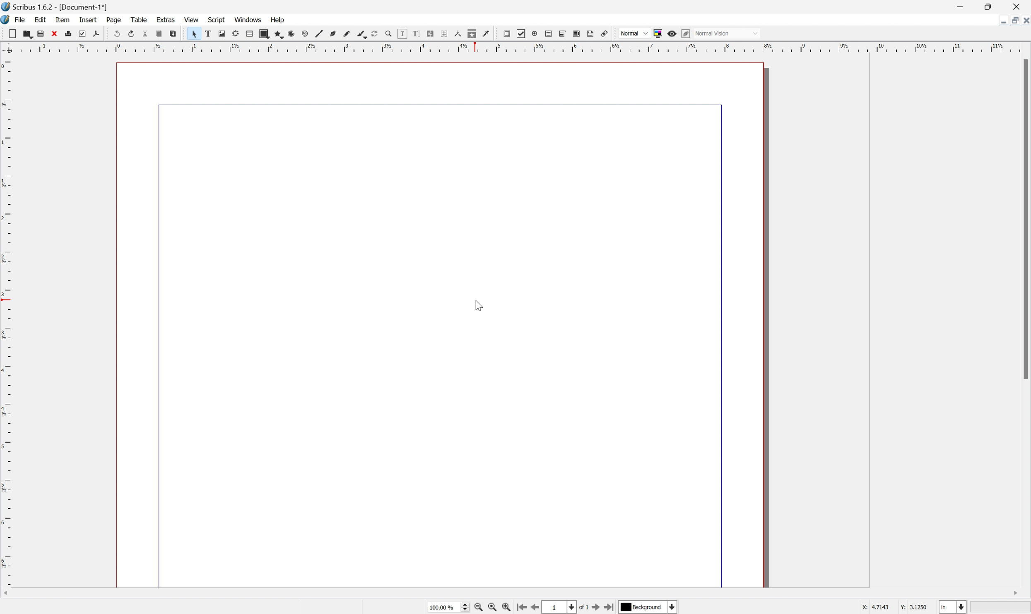 The image size is (1031, 614). What do you see at coordinates (1024, 22) in the screenshot?
I see `Close` at bounding box center [1024, 22].